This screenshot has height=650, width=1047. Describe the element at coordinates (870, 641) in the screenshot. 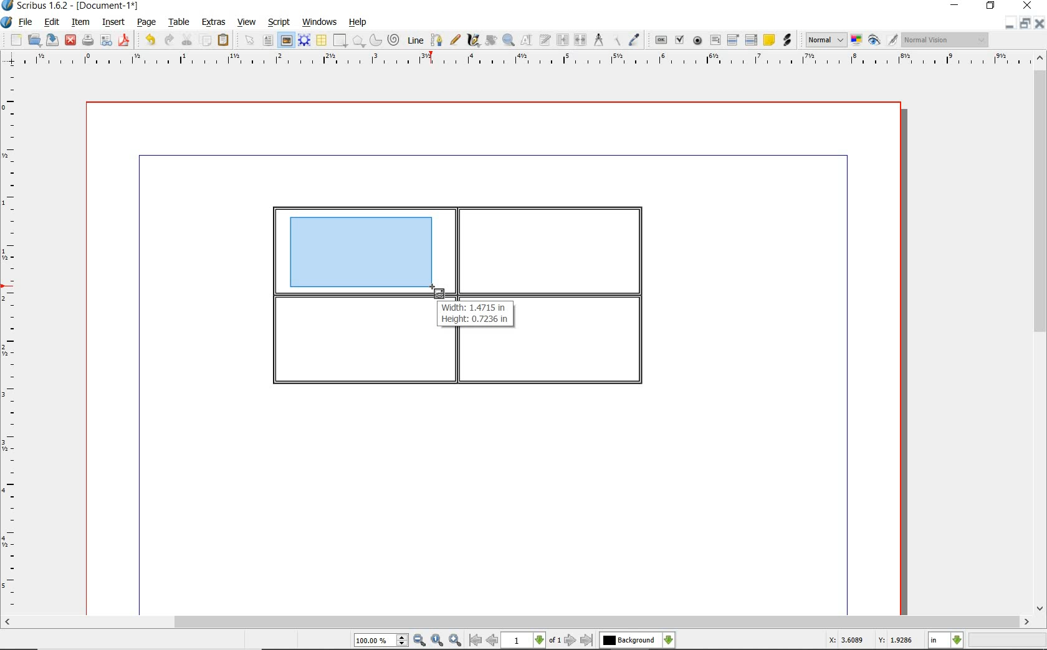

I see `X: 3.6089 Y: 1.9286` at that location.